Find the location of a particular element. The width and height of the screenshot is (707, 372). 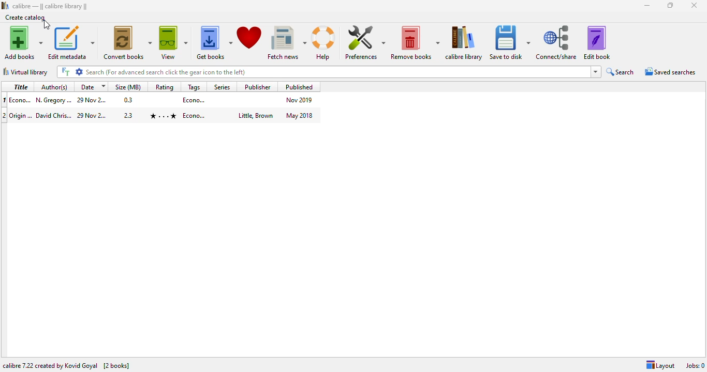

book 1 is located at coordinates (161, 100).